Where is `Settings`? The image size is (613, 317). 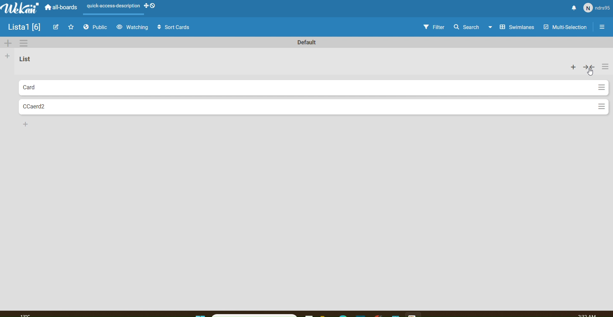 Settings is located at coordinates (602, 107).